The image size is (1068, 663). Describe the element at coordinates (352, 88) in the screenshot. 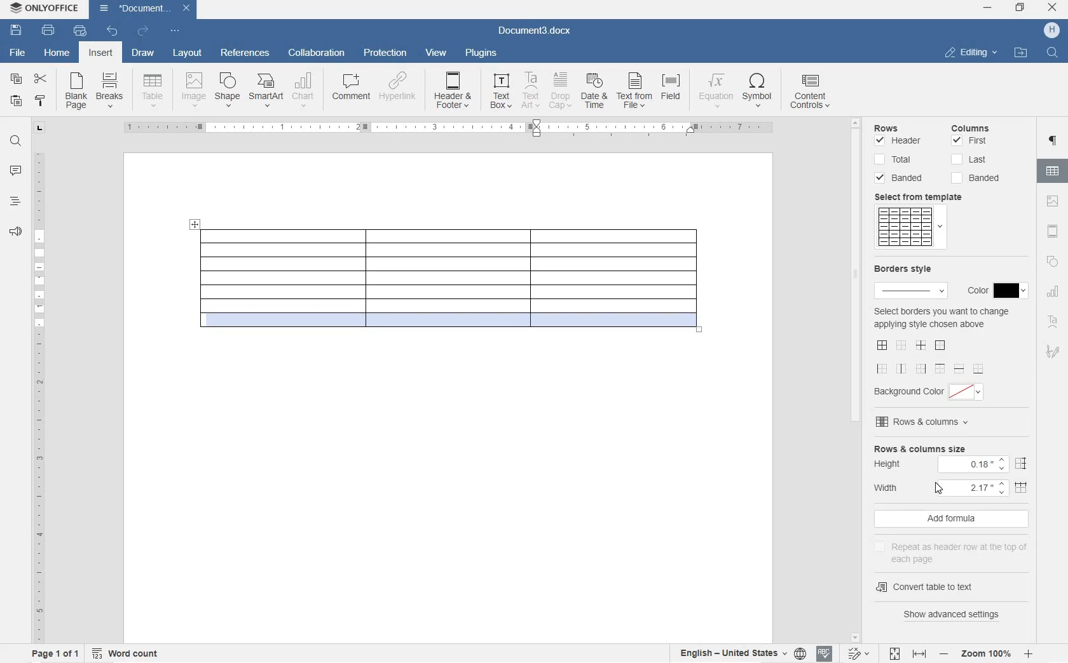

I see `COMMENT` at that location.